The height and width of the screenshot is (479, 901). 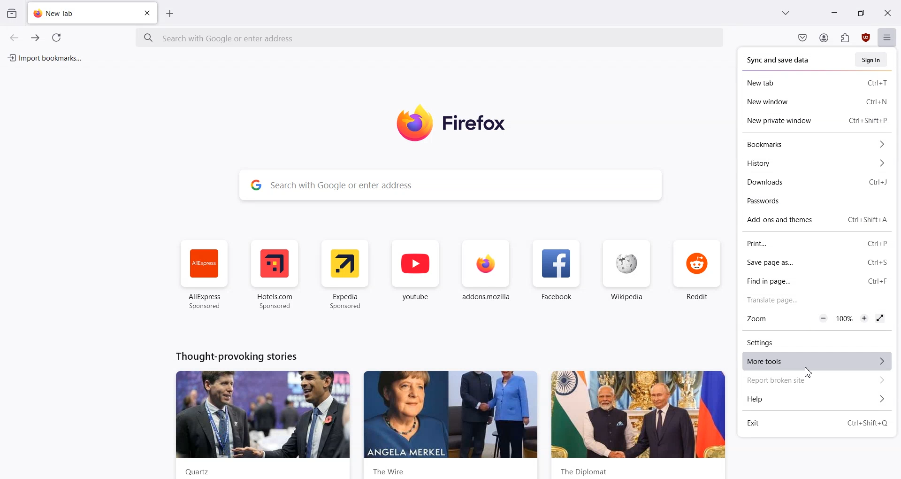 I want to click on Sync and save data, so click(x=780, y=60).